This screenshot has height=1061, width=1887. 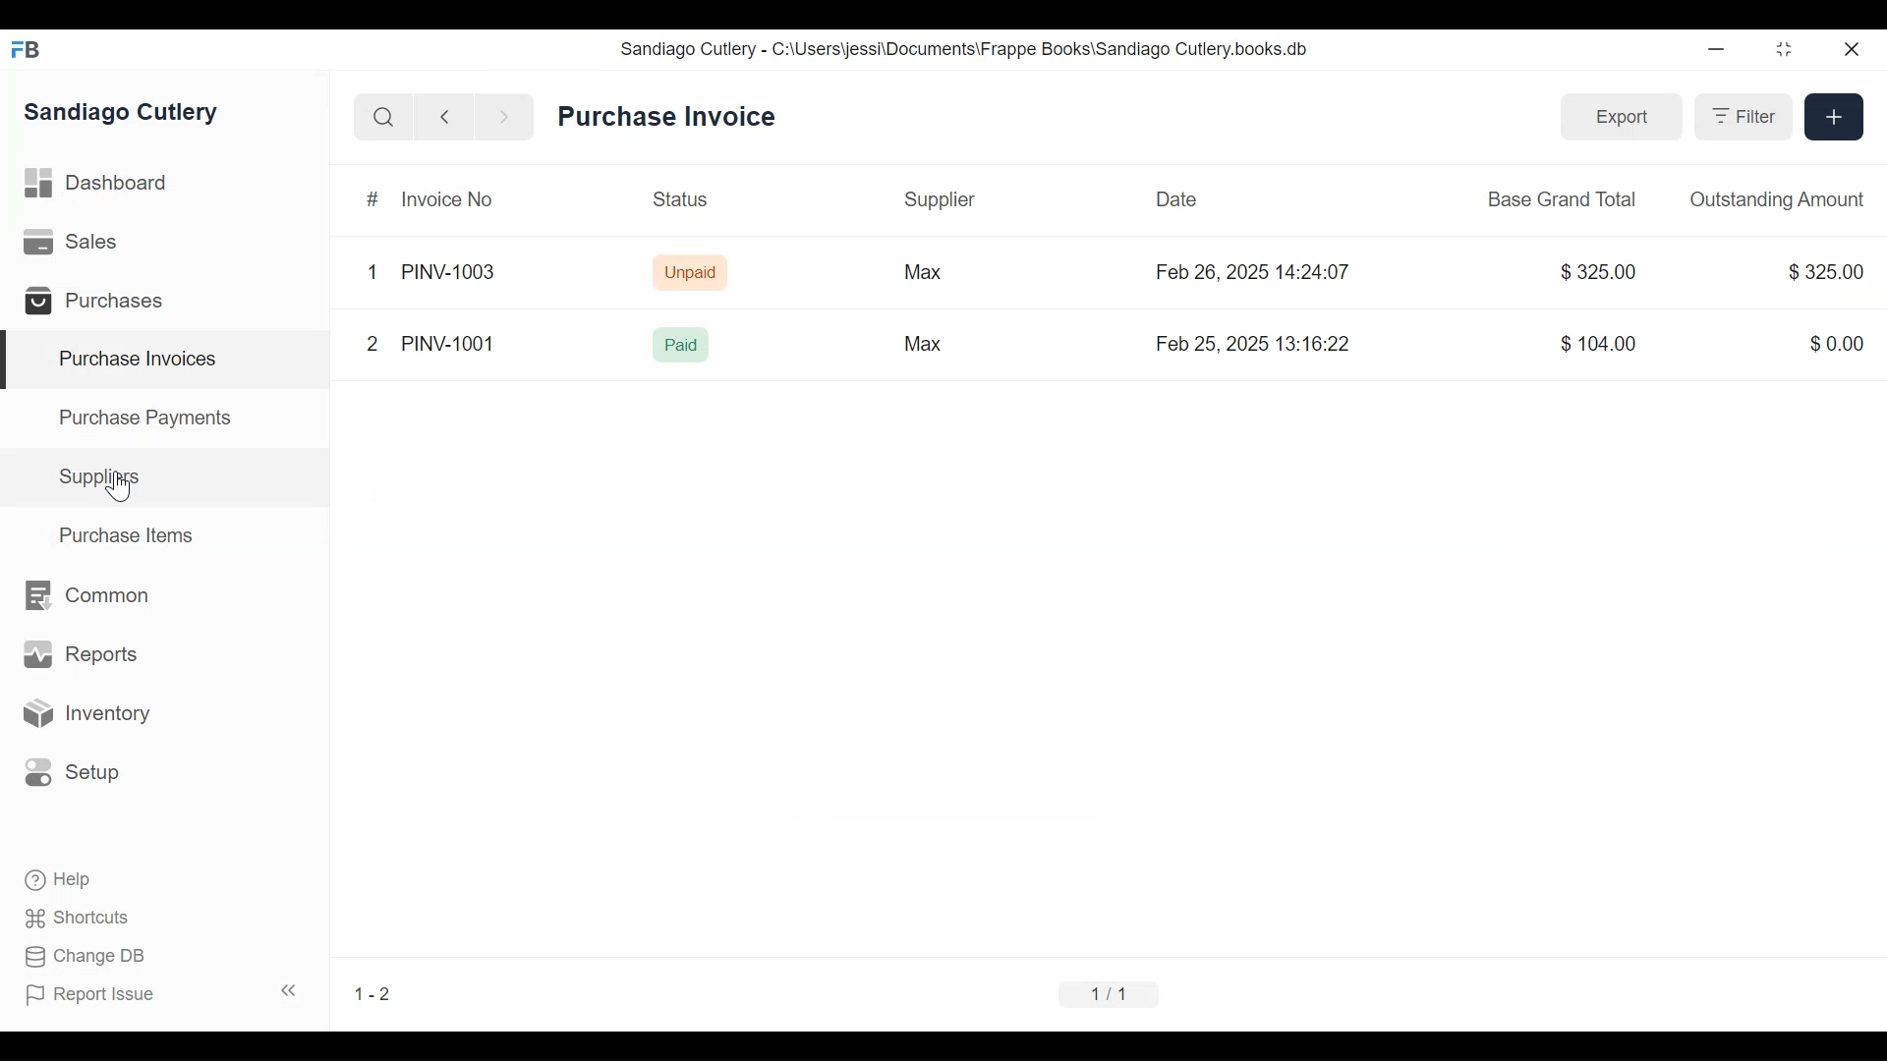 I want to click on 1-2, so click(x=376, y=978).